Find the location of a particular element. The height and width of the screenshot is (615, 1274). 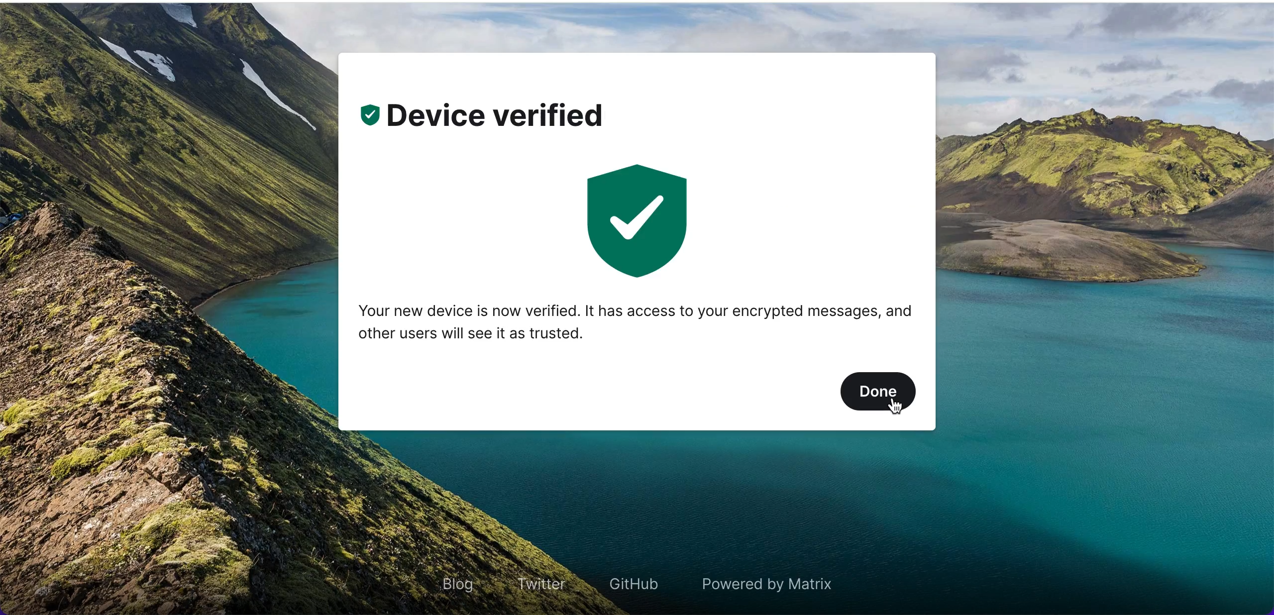

done is located at coordinates (877, 393).